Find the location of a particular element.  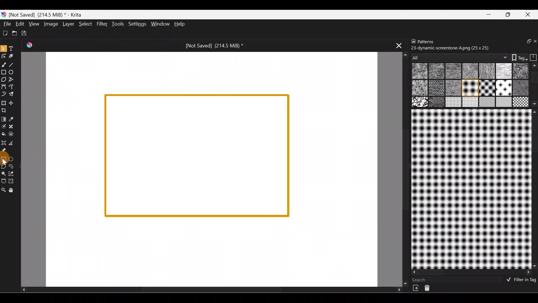

Layer is located at coordinates (68, 24).